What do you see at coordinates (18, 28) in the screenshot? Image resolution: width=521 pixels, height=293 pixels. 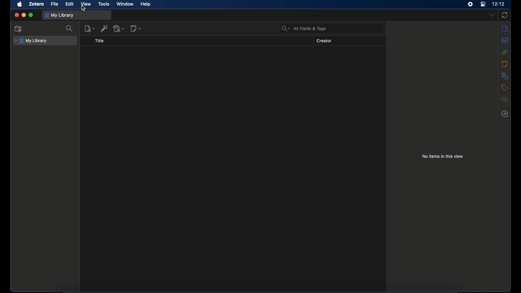 I see `new collection` at bounding box center [18, 28].